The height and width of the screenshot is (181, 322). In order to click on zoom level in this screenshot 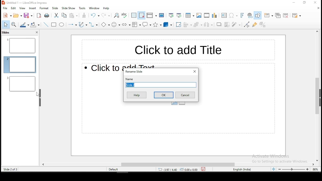, I will do `click(315, 169)`.